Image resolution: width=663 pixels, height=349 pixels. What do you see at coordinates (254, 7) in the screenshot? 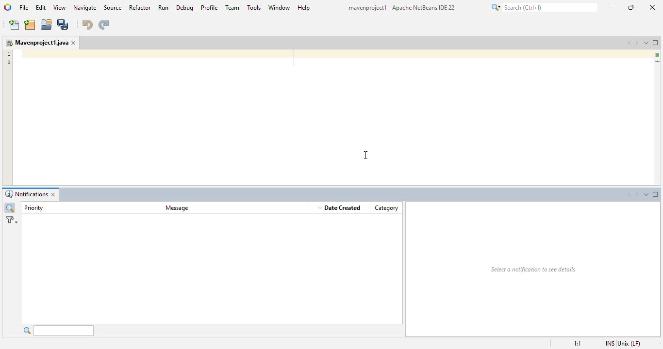
I see `tools` at bounding box center [254, 7].